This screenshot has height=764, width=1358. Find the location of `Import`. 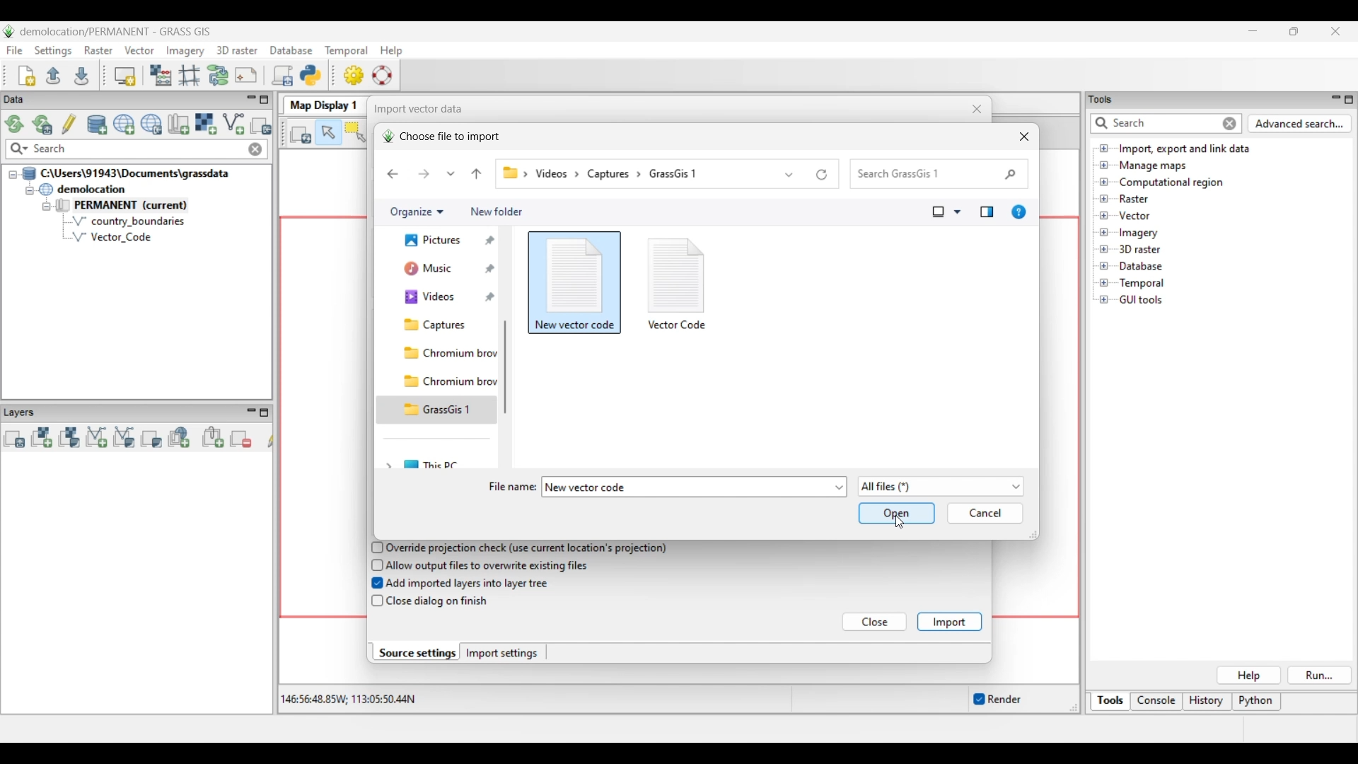

Import is located at coordinates (949, 622).